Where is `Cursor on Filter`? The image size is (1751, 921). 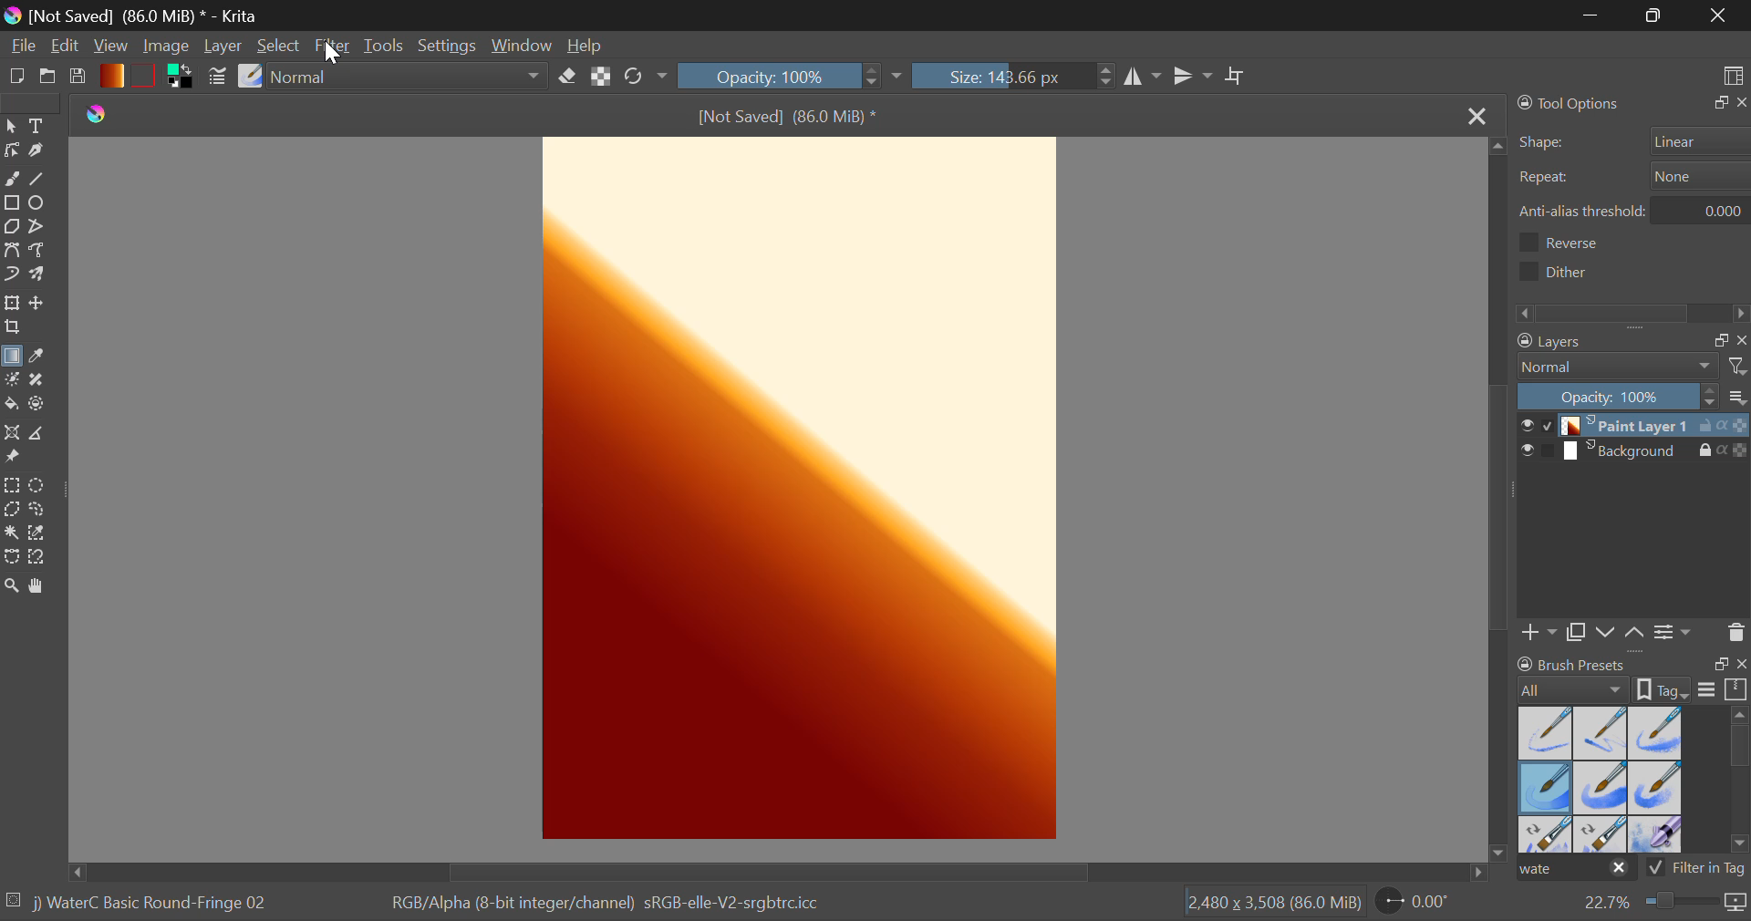 Cursor on Filter is located at coordinates (332, 46).